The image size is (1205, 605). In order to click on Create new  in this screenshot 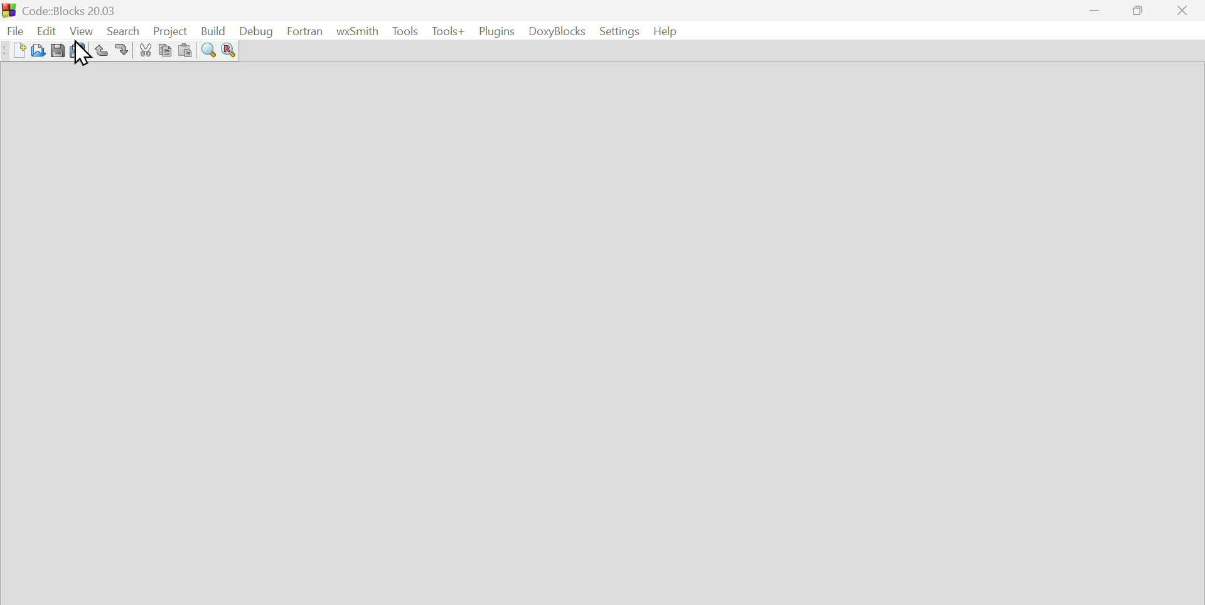, I will do `click(19, 50)`.